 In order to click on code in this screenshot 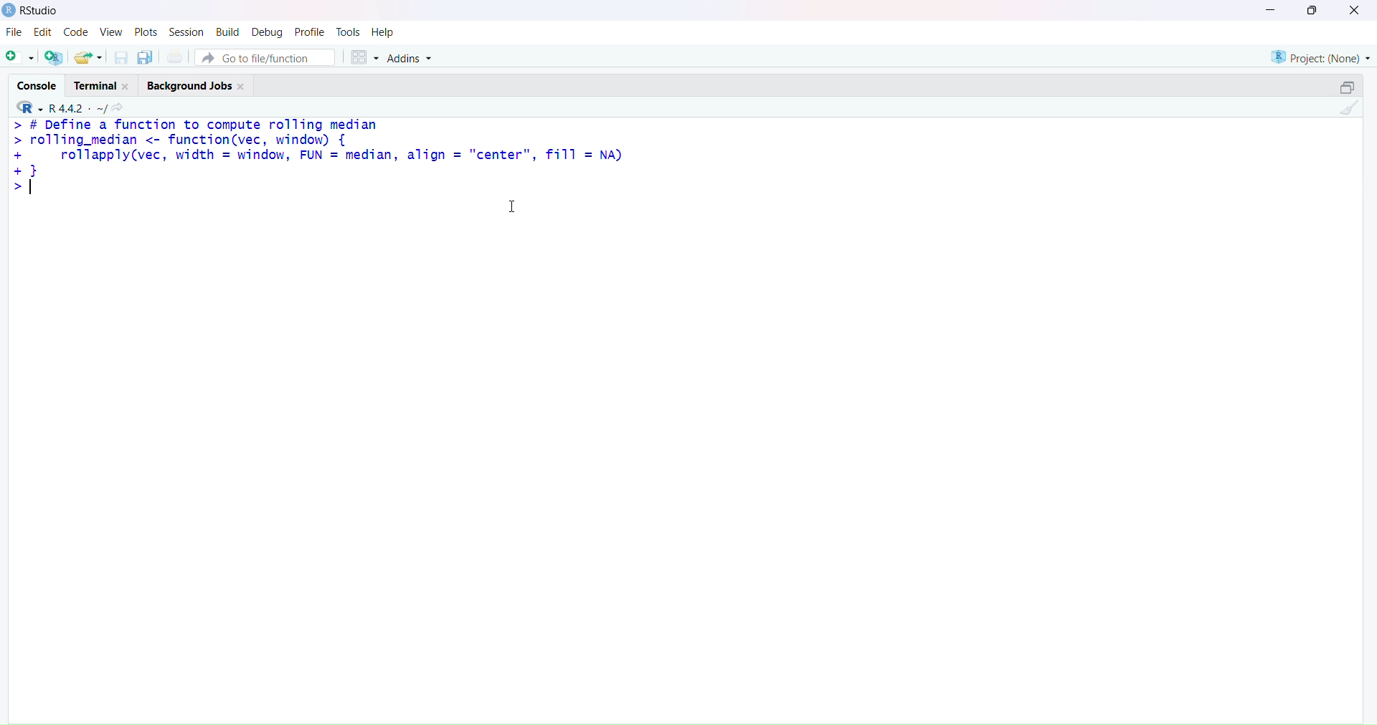, I will do `click(77, 32)`.